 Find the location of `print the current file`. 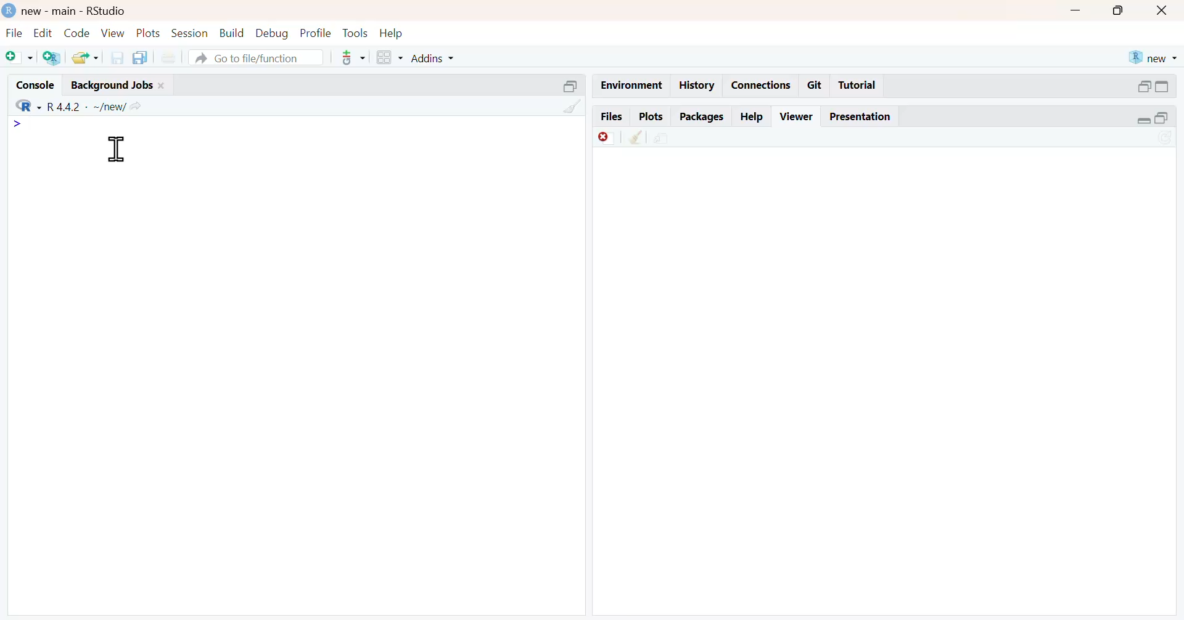

print the current file is located at coordinates (174, 57).